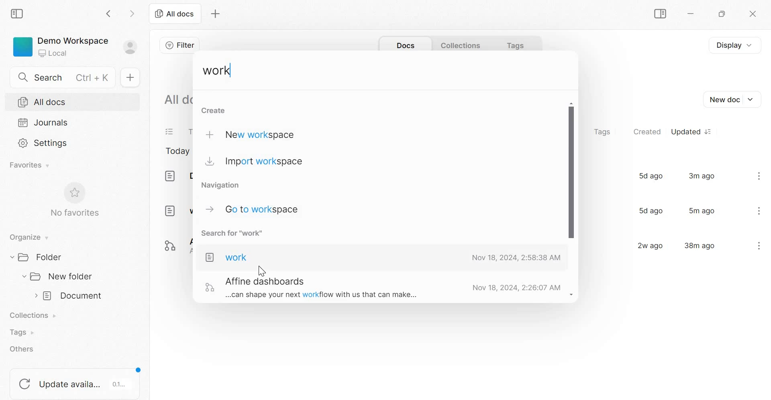 The height and width of the screenshot is (400, 771). I want to click on New tab, so click(216, 14).